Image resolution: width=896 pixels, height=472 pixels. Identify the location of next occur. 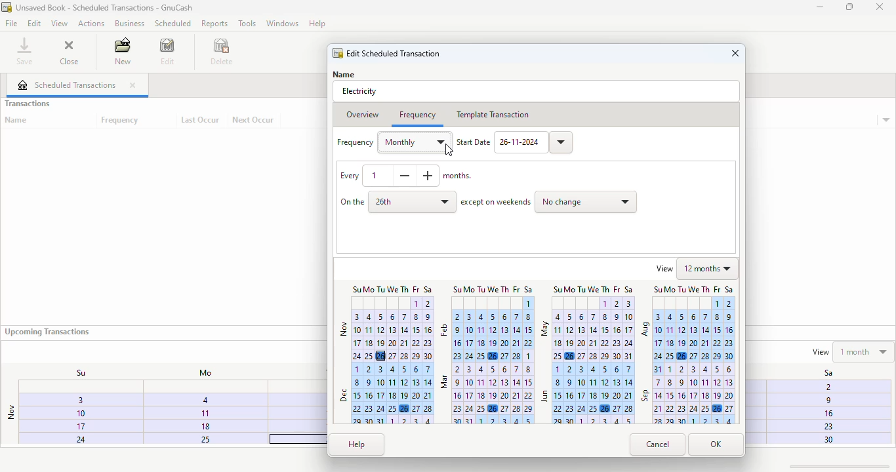
(254, 120).